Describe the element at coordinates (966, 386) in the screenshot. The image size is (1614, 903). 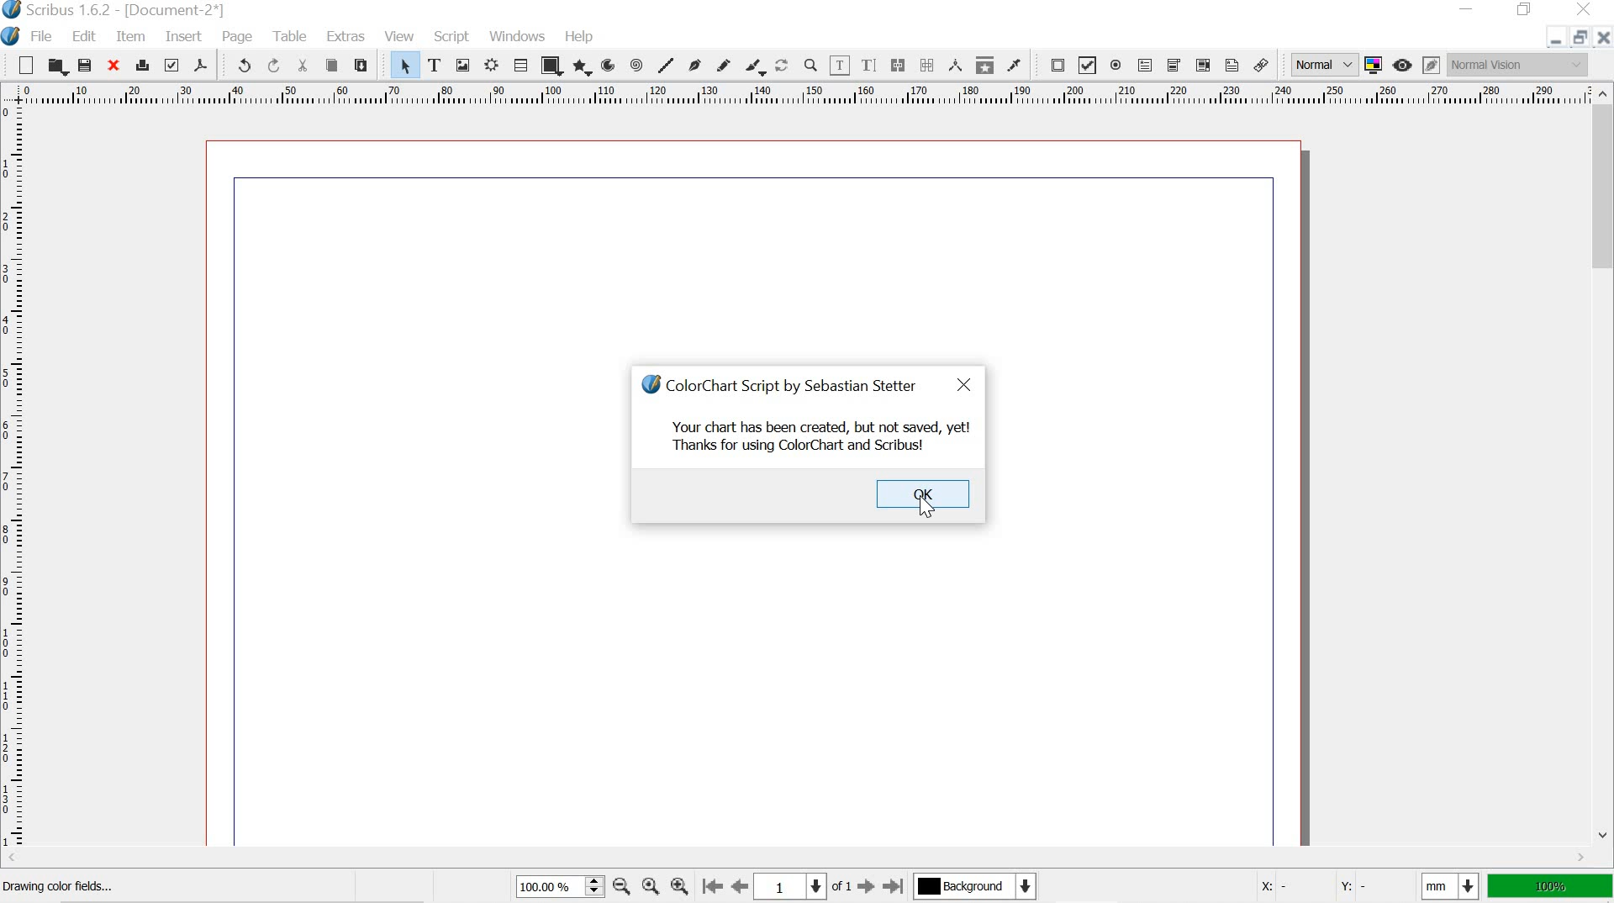
I see `close` at that location.